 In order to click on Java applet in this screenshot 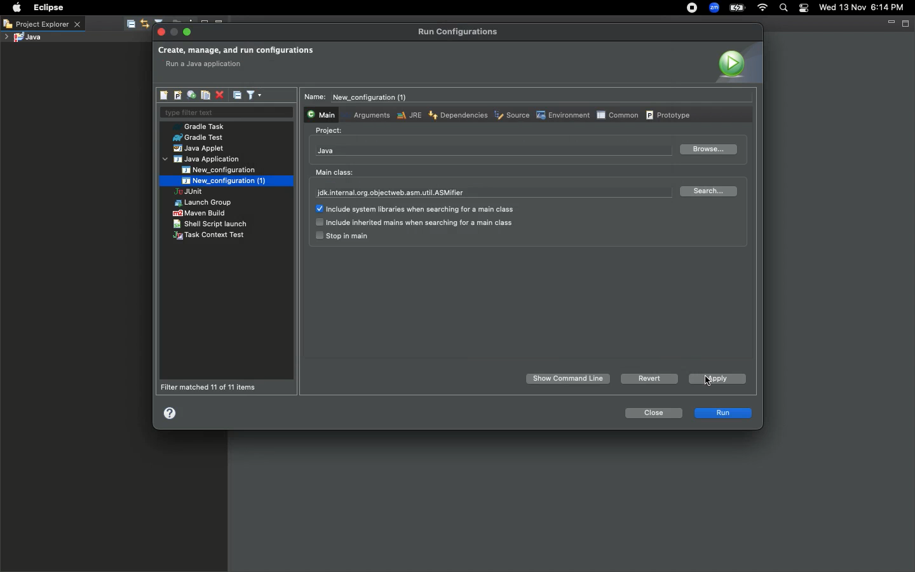, I will do `click(200, 149)`.